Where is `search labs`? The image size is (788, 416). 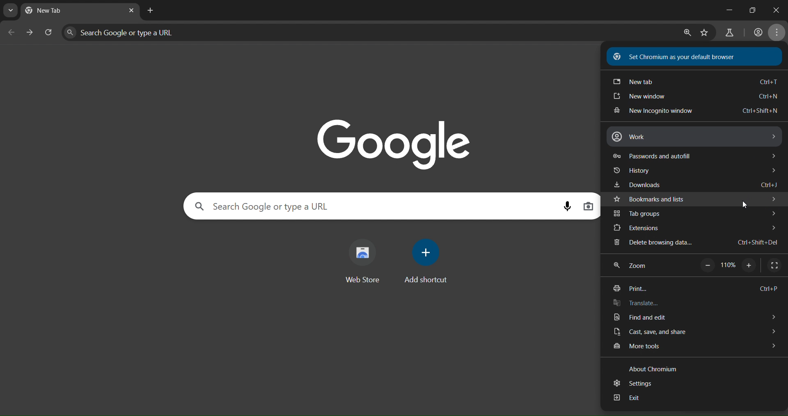 search labs is located at coordinates (729, 33).